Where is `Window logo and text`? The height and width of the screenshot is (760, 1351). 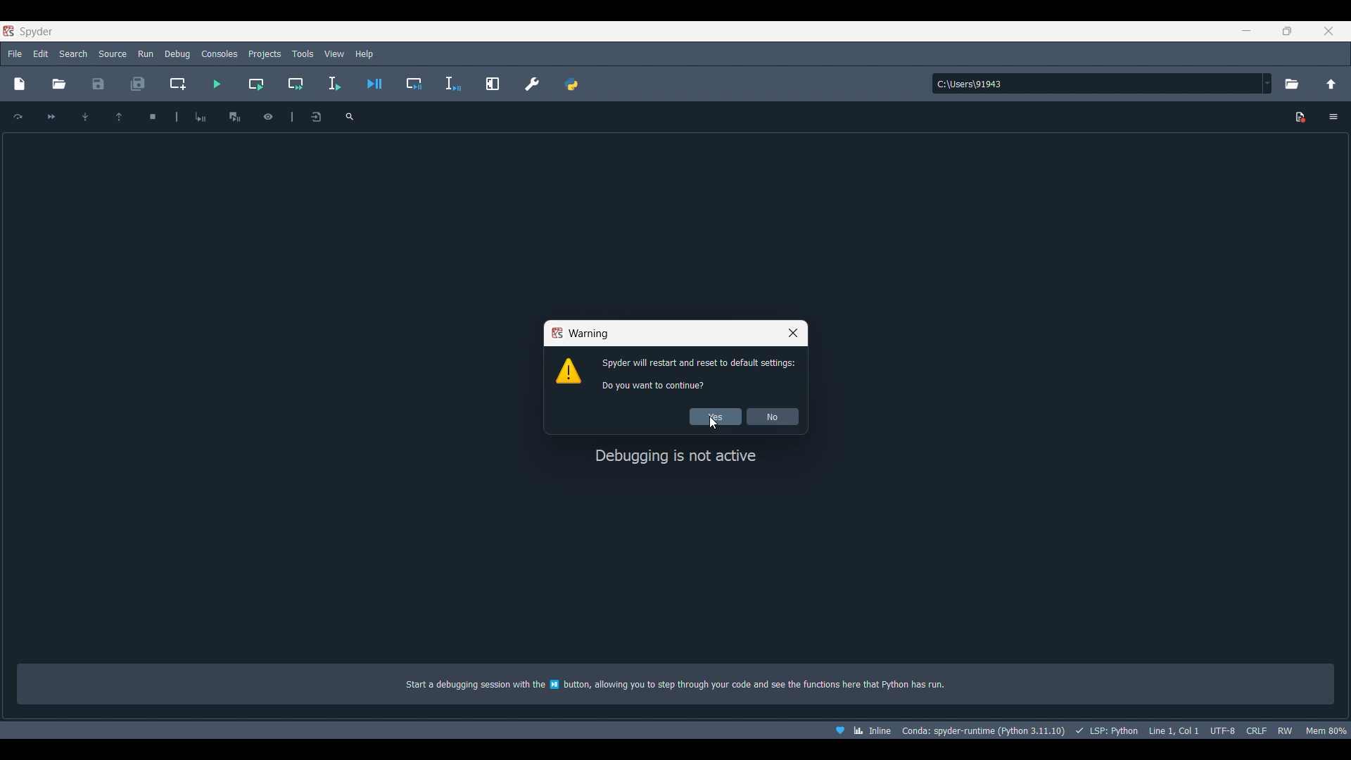 Window logo and text is located at coordinates (674, 374).